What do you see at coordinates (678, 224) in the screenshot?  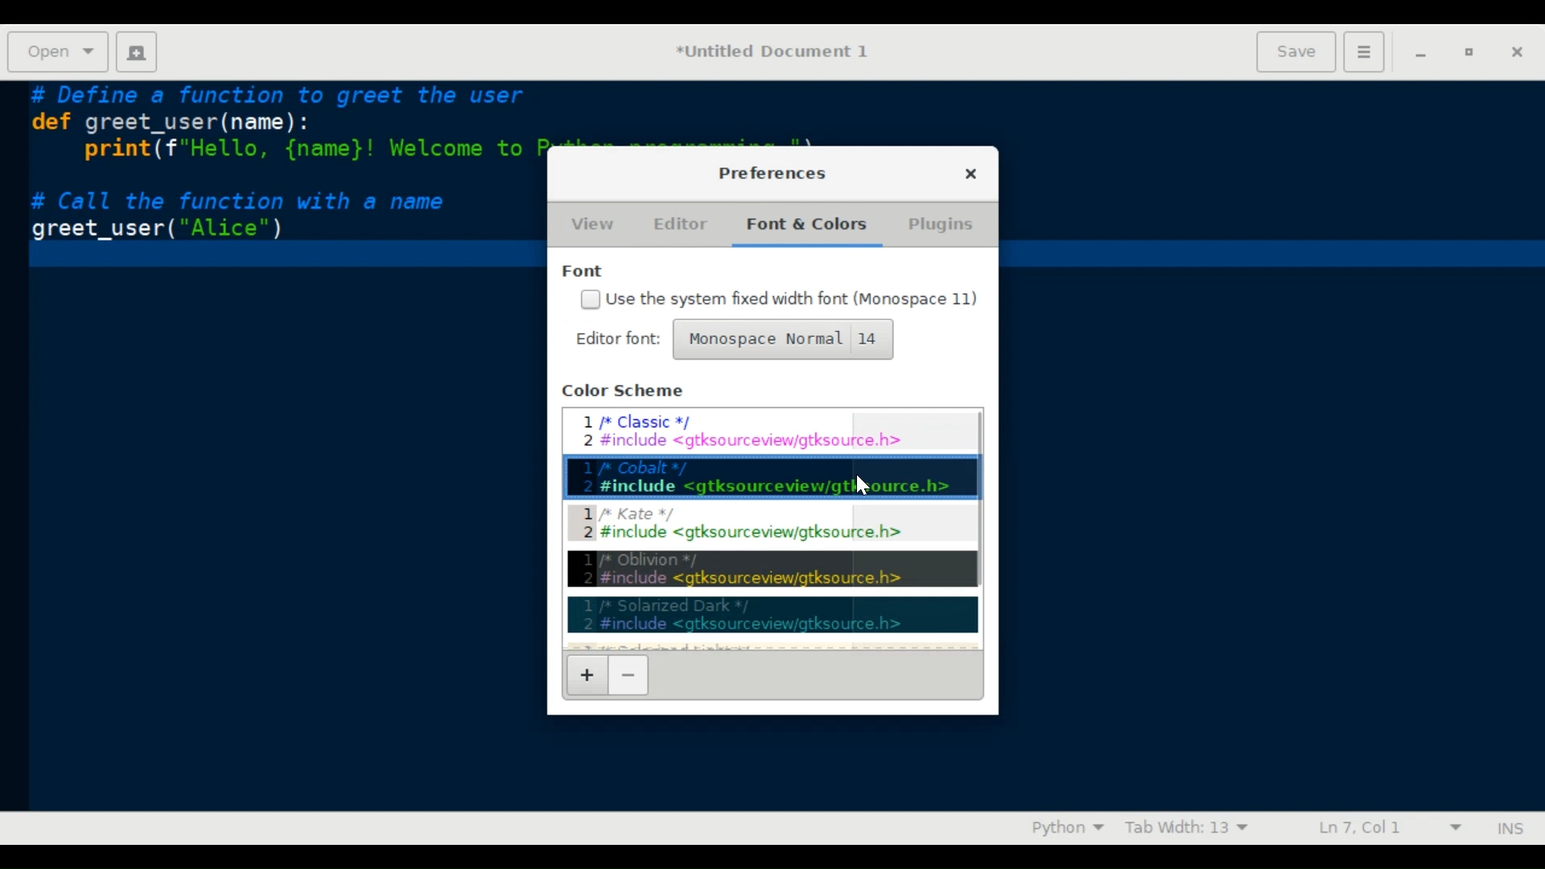 I see `Editor ` at bounding box center [678, 224].